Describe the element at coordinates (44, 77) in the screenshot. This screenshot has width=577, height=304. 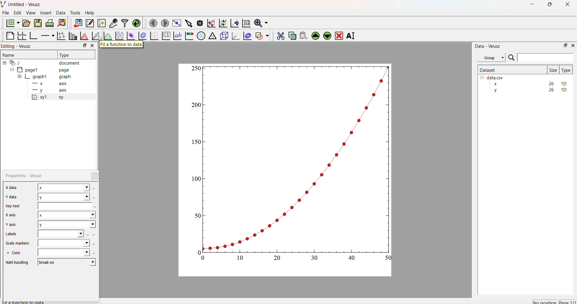
I see `graph1 graph` at that location.